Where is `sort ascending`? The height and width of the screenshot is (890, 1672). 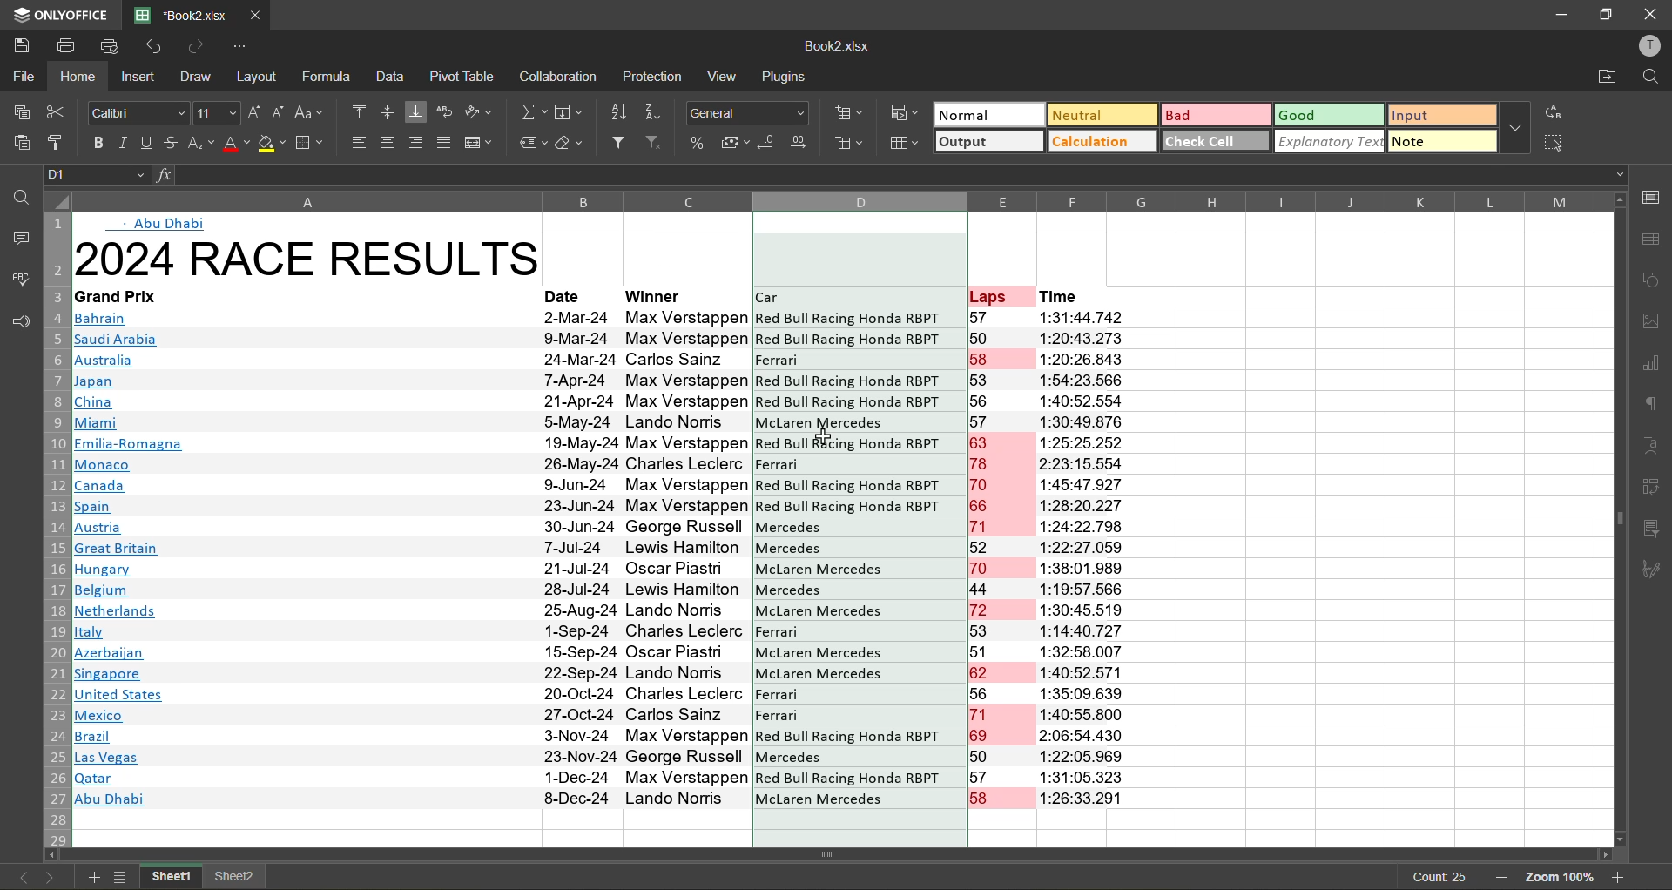
sort ascending is located at coordinates (621, 113).